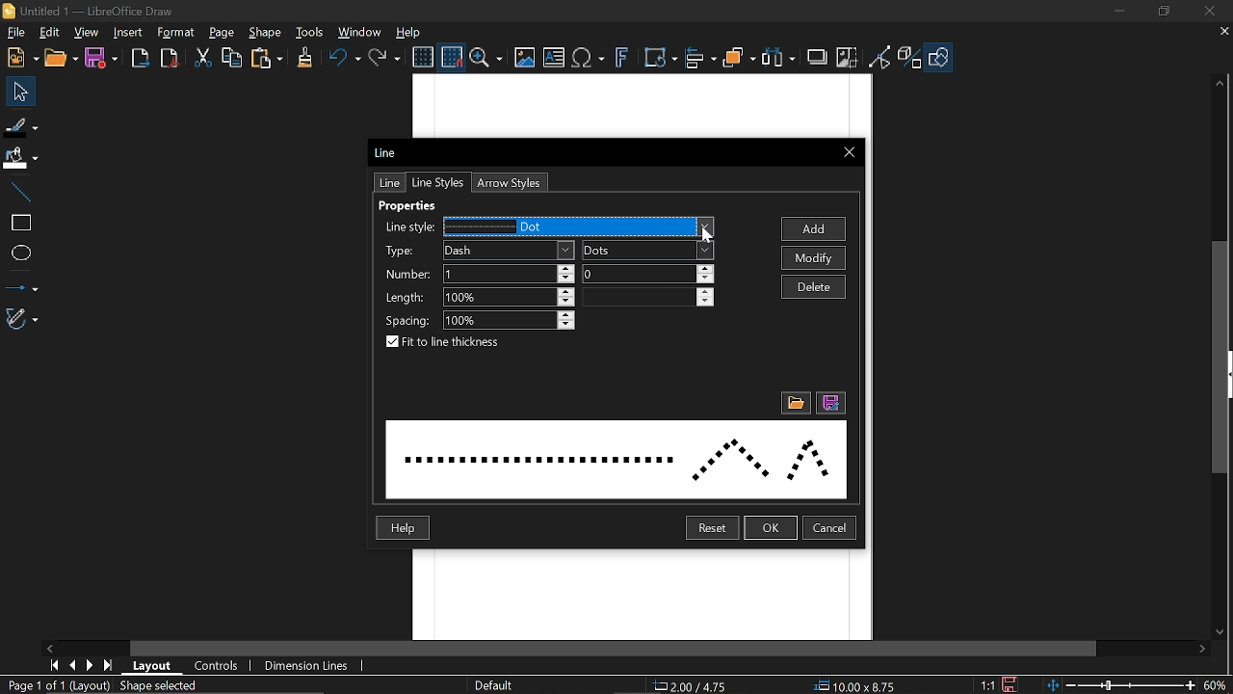 The width and height of the screenshot is (1233, 694). Describe the element at coordinates (170, 58) in the screenshot. I see `Export to pdf` at that location.